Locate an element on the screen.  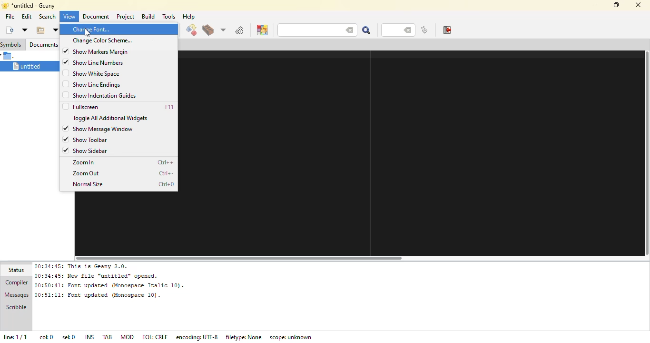
compile is located at coordinates (191, 30).